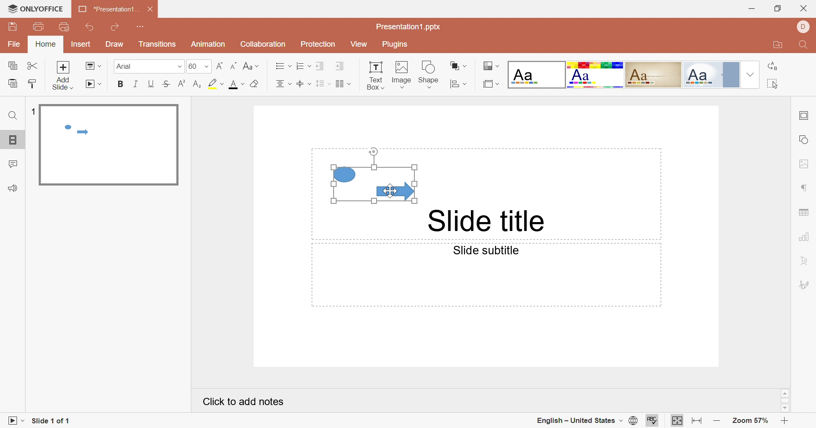 The width and height of the screenshot is (816, 428). What do you see at coordinates (283, 84) in the screenshot?
I see `Center Text` at bounding box center [283, 84].